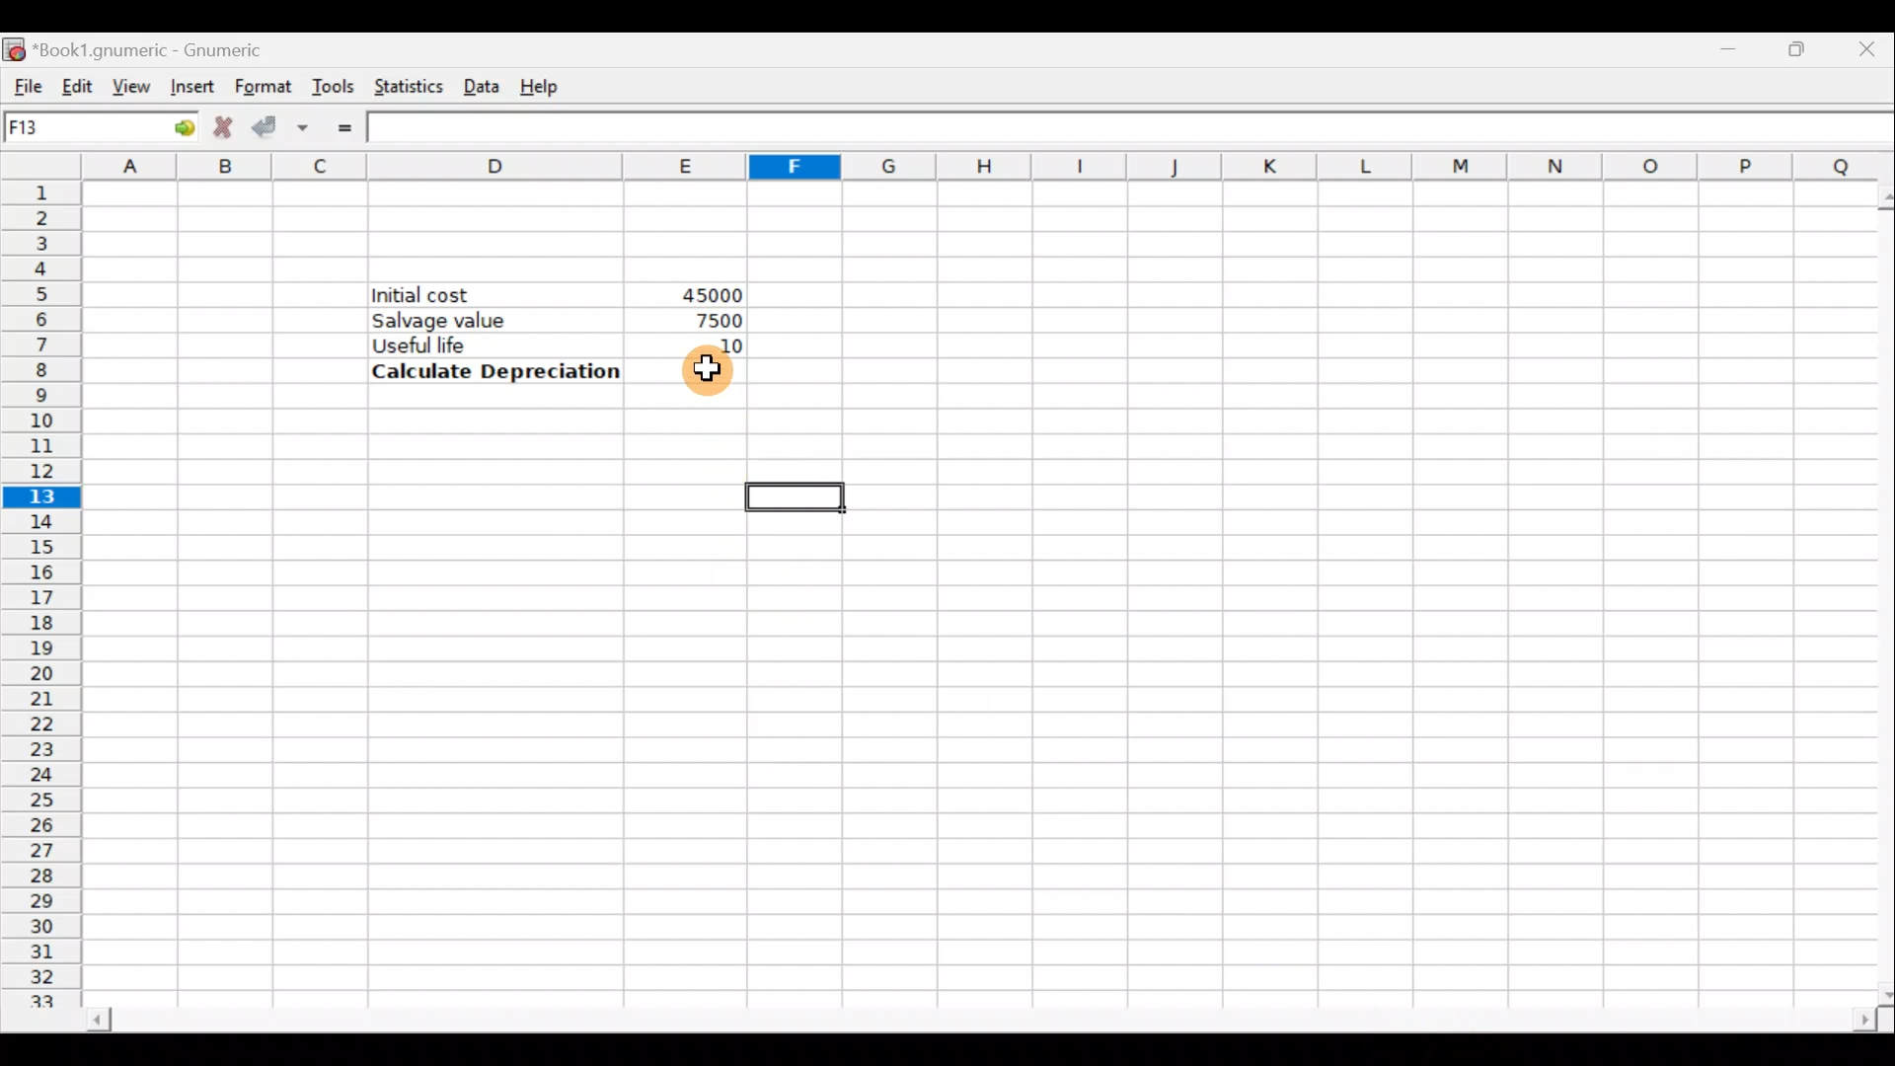 The height and width of the screenshot is (1066, 1895). I want to click on Minimize, so click(1724, 55).